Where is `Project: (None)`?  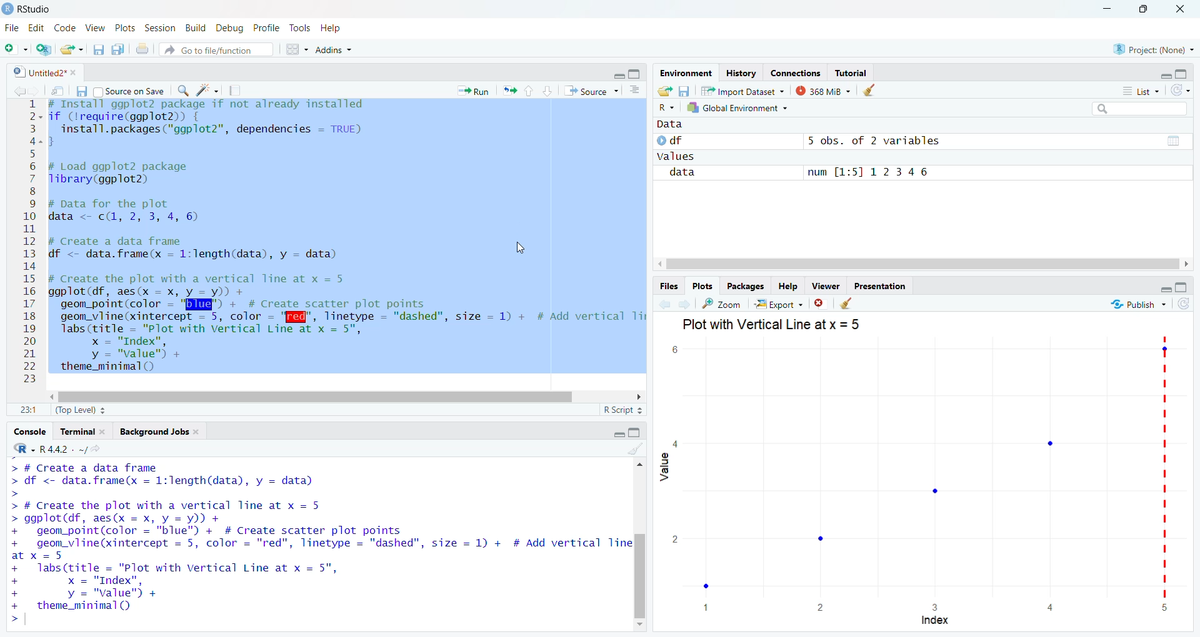
Project: (None) is located at coordinates (1150, 47).